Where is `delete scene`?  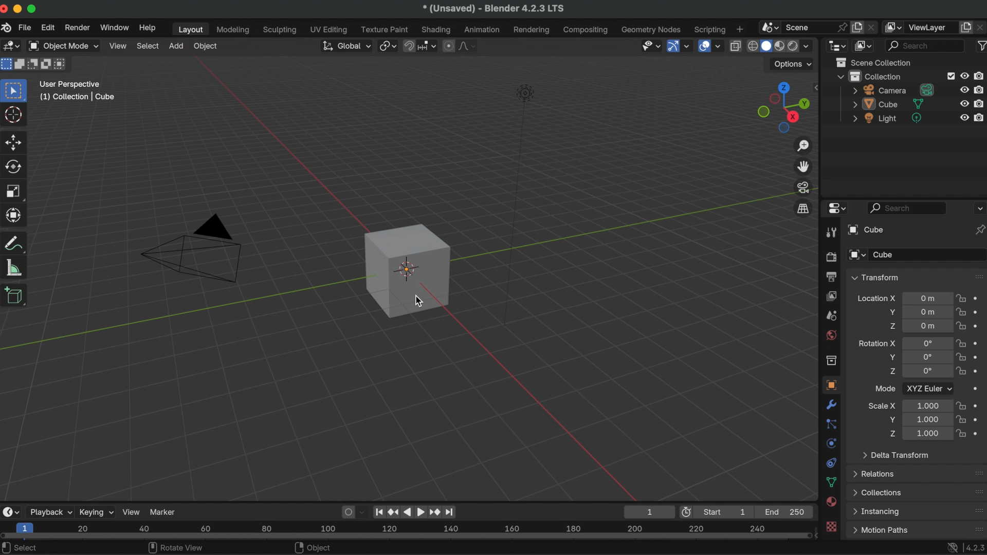
delete scene is located at coordinates (873, 26).